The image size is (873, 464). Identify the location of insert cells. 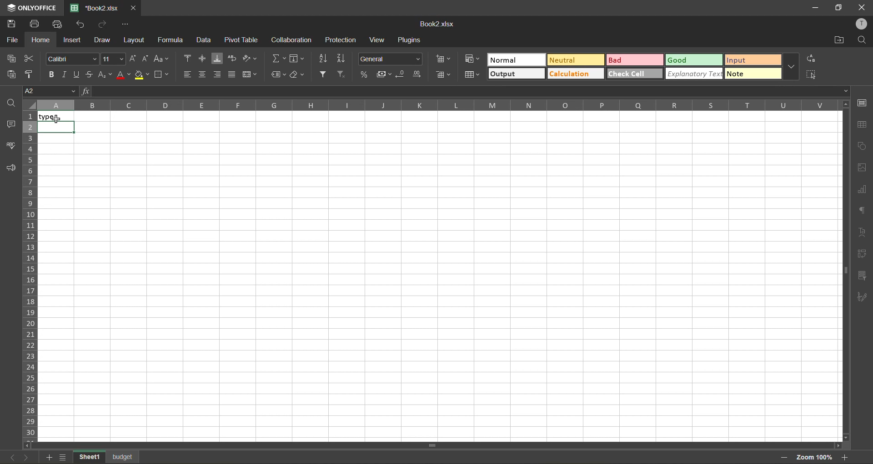
(444, 59).